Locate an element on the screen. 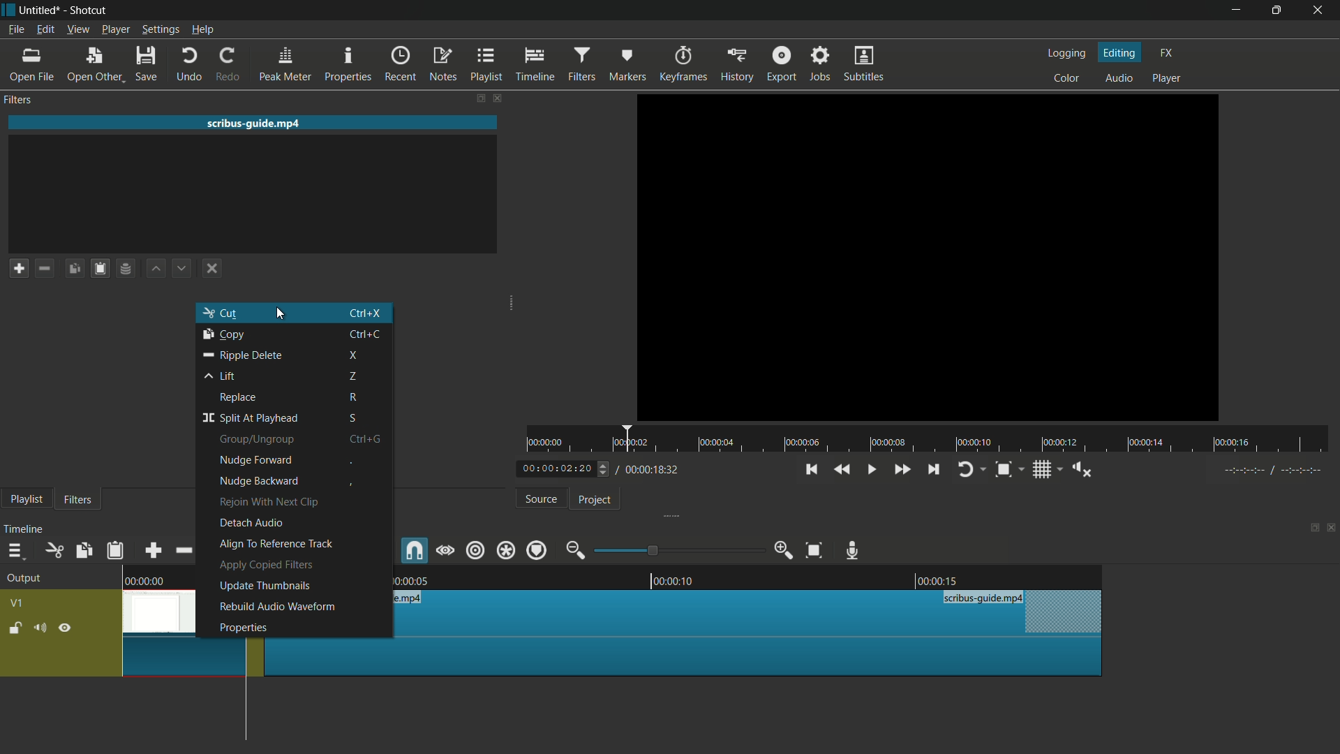 The width and height of the screenshot is (1340, 754). change layout is located at coordinates (477, 97).